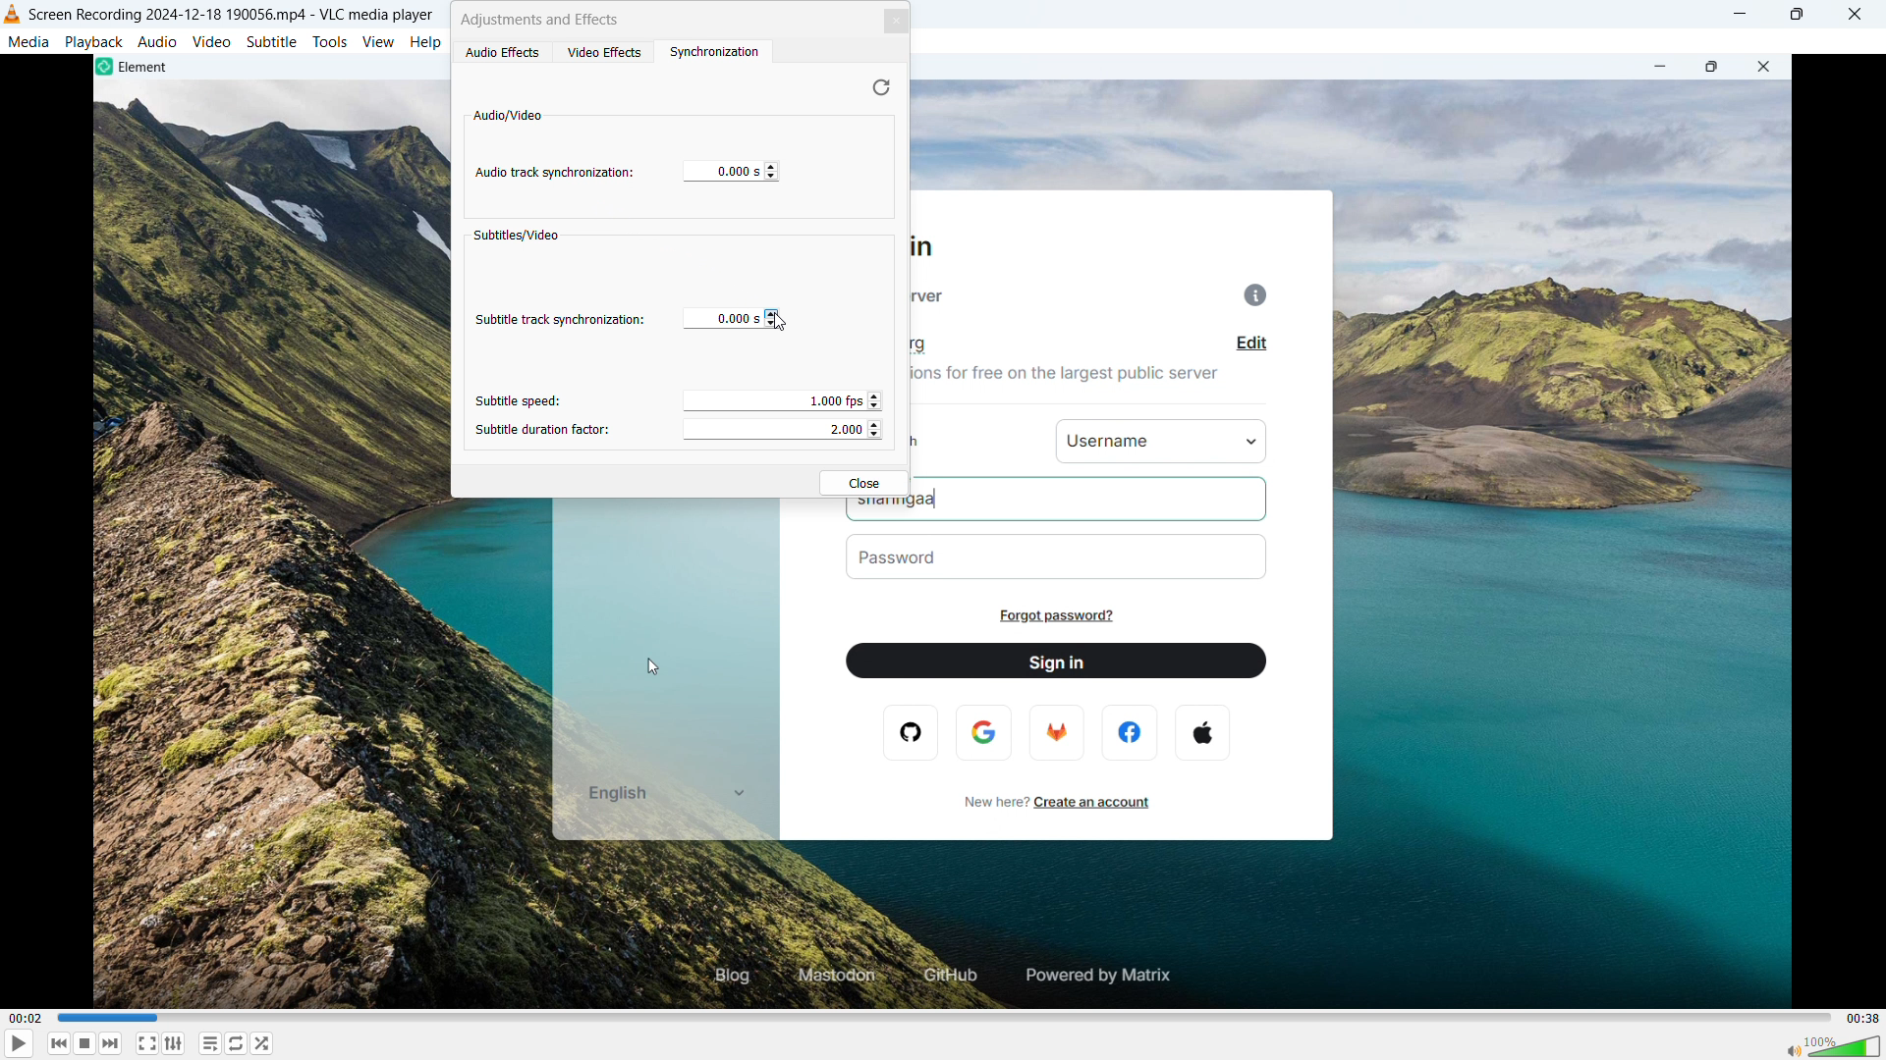 This screenshot has width=1886, height=1060. What do you see at coordinates (835, 972) in the screenshot?
I see `mastodon` at bounding box center [835, 972].